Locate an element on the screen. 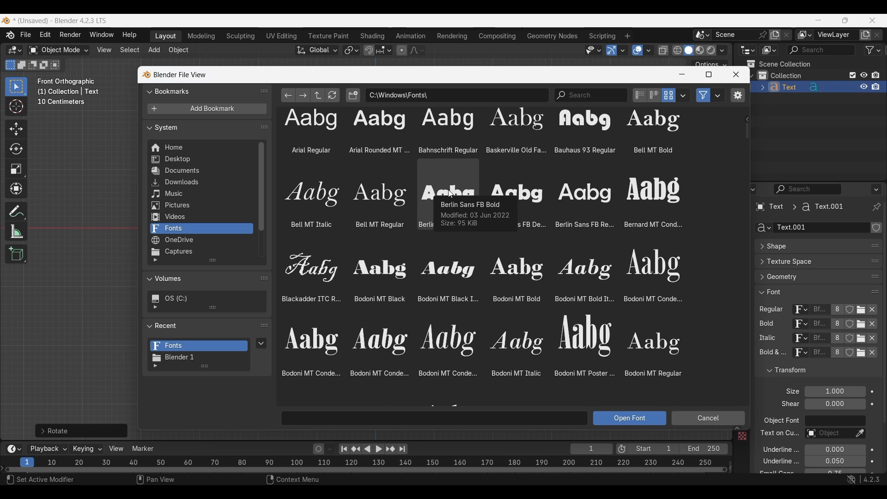  Change position in the list  is located at coordinates (875, 290).